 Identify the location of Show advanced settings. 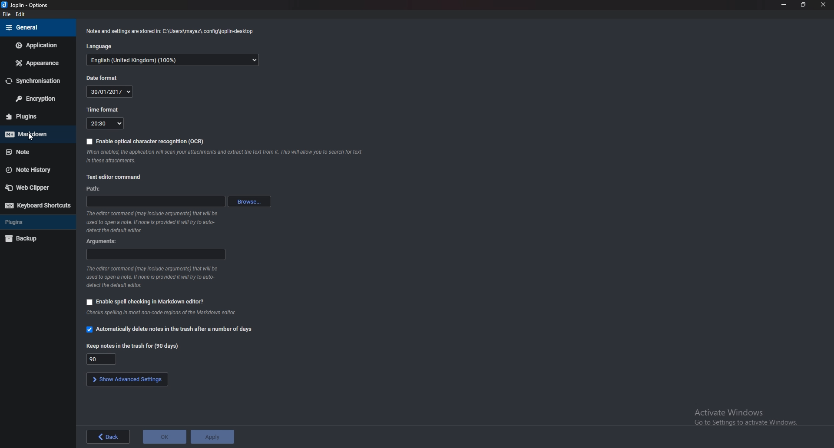
(127, 379).